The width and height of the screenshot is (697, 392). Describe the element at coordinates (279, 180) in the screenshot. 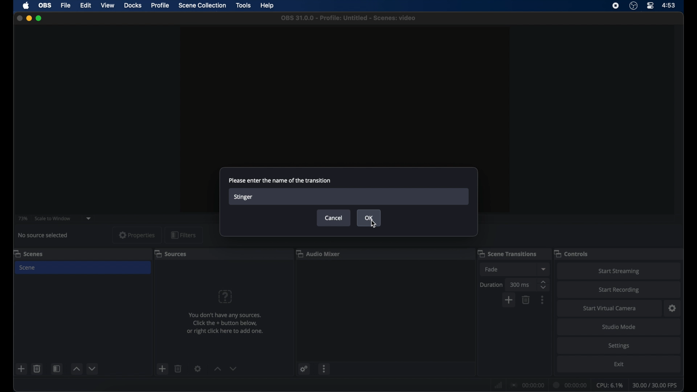

I see `please enter the name of the transition` at that location.